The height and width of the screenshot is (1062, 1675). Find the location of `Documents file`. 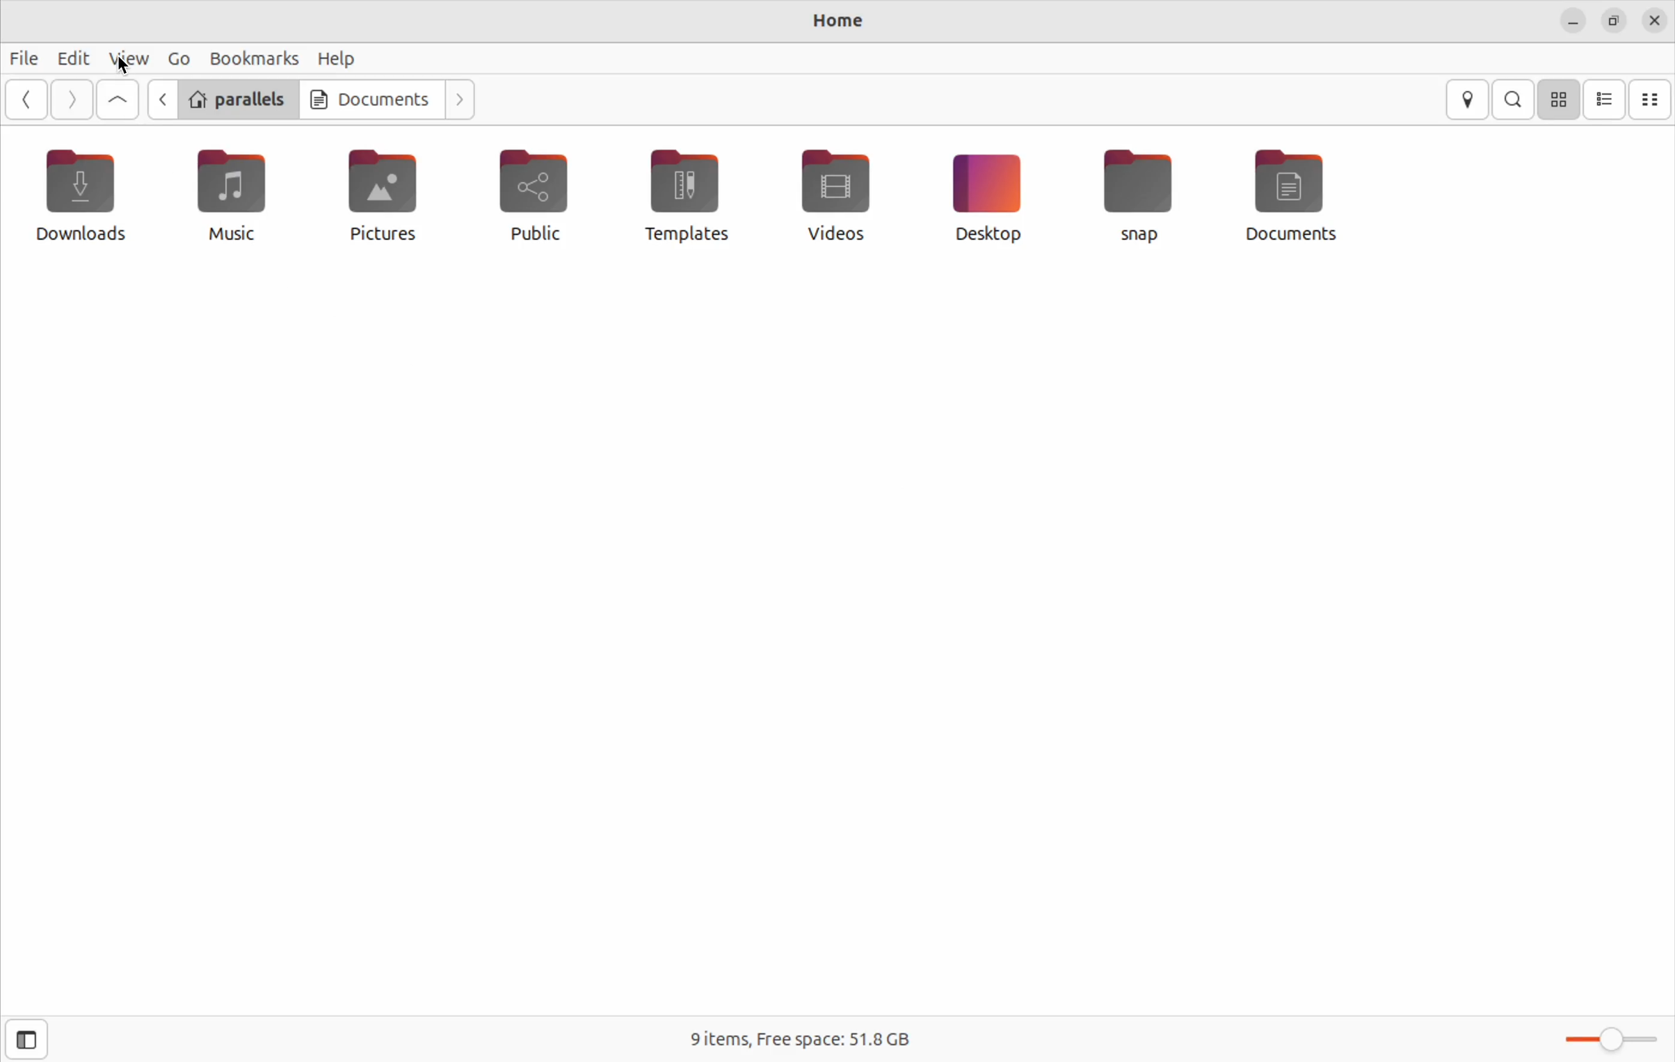

Documents file is located at coordinates (1305, 195).